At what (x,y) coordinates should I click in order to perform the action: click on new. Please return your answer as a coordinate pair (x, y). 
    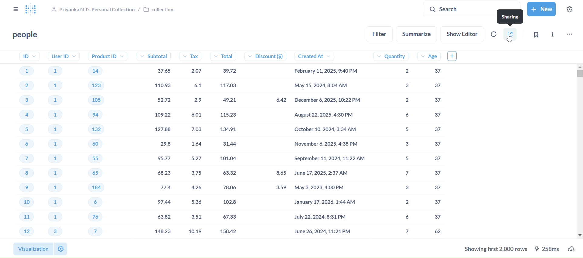
    Looking at the image, I should click on (543, 9).